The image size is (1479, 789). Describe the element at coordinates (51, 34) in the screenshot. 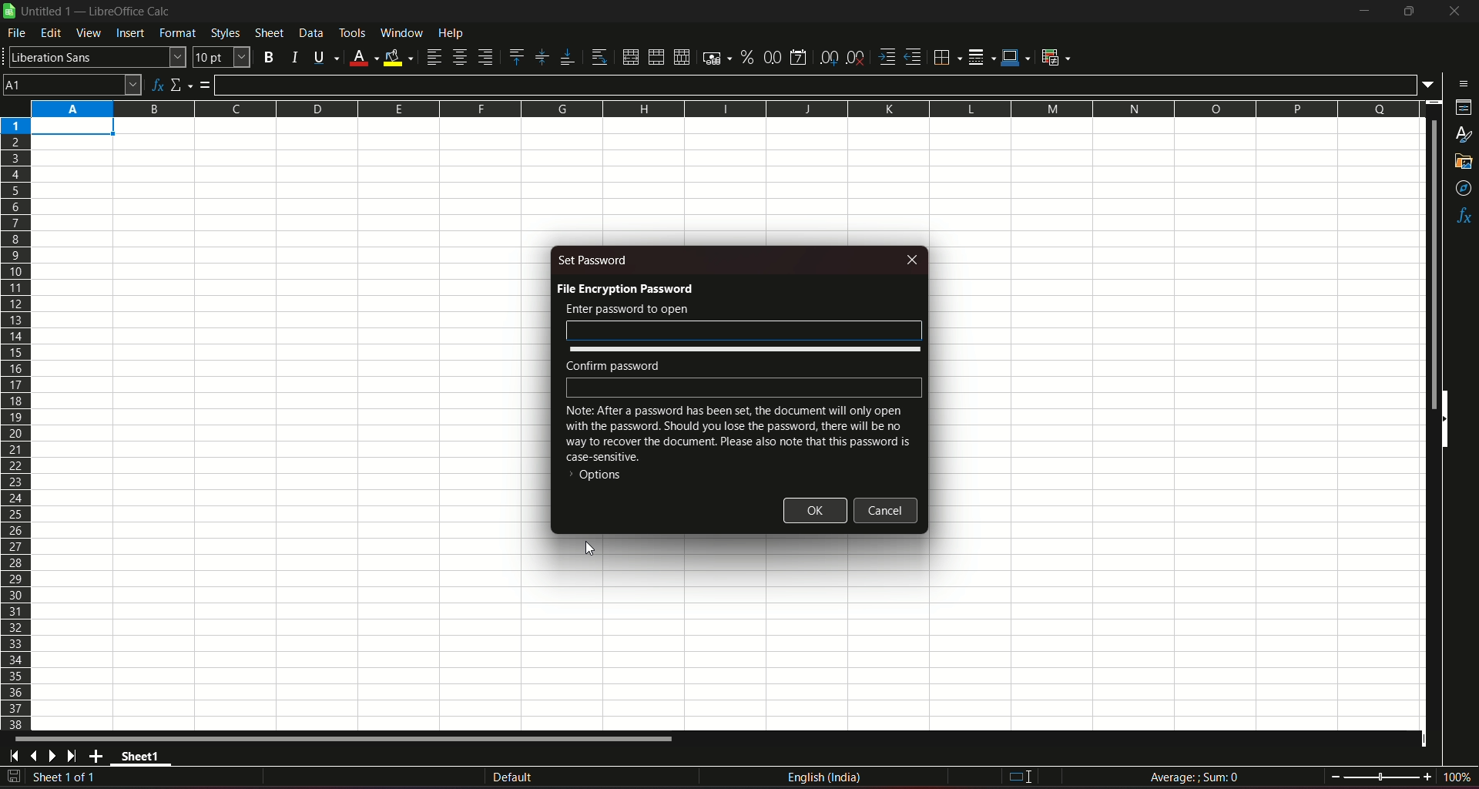

I see `edit` at that location.